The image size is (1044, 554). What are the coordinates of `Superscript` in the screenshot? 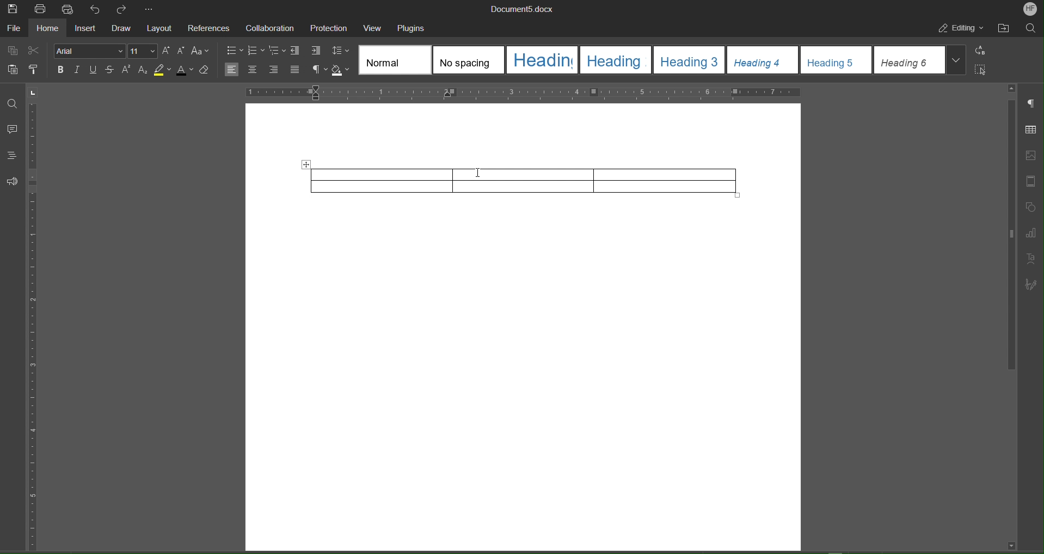 It's located at (127, 70).